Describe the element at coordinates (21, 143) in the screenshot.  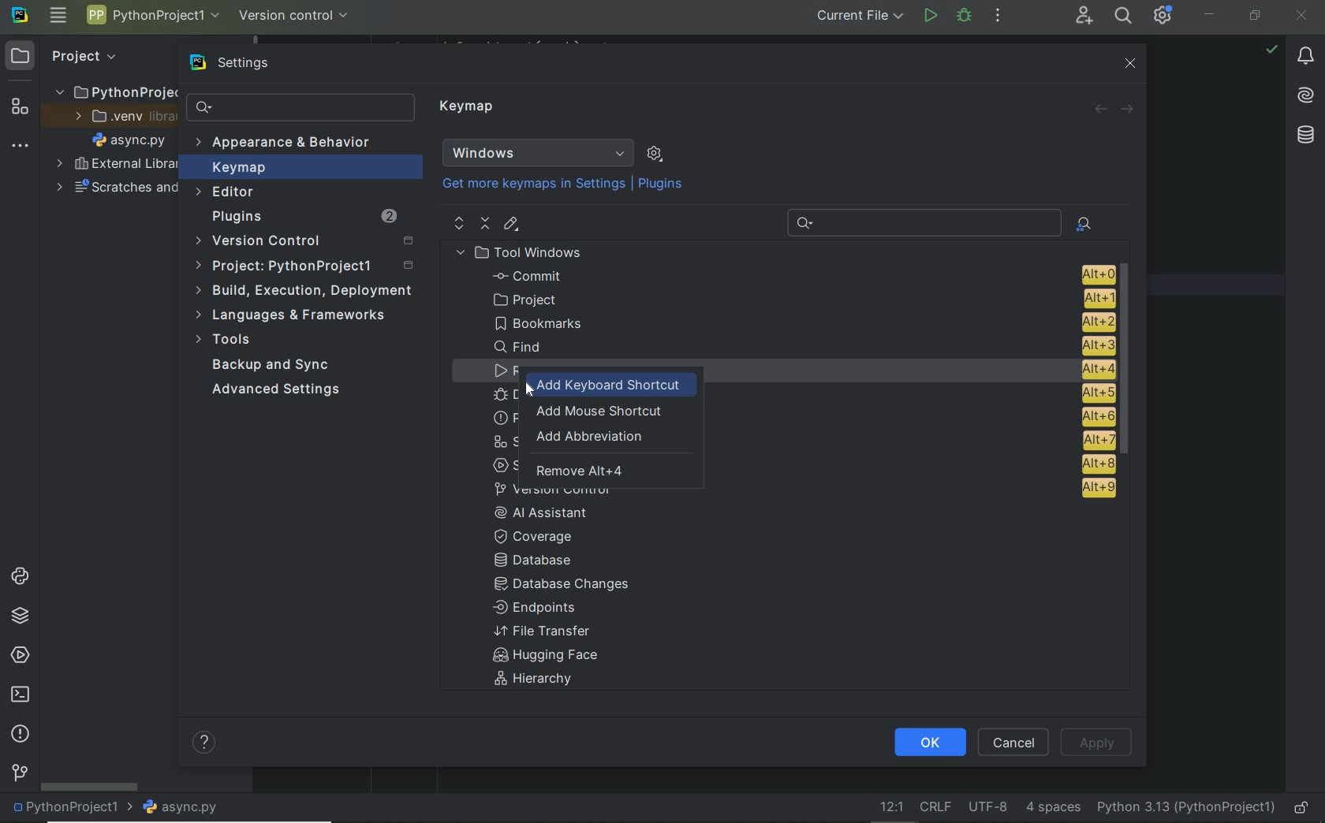
I see `More tool windows` at that location.